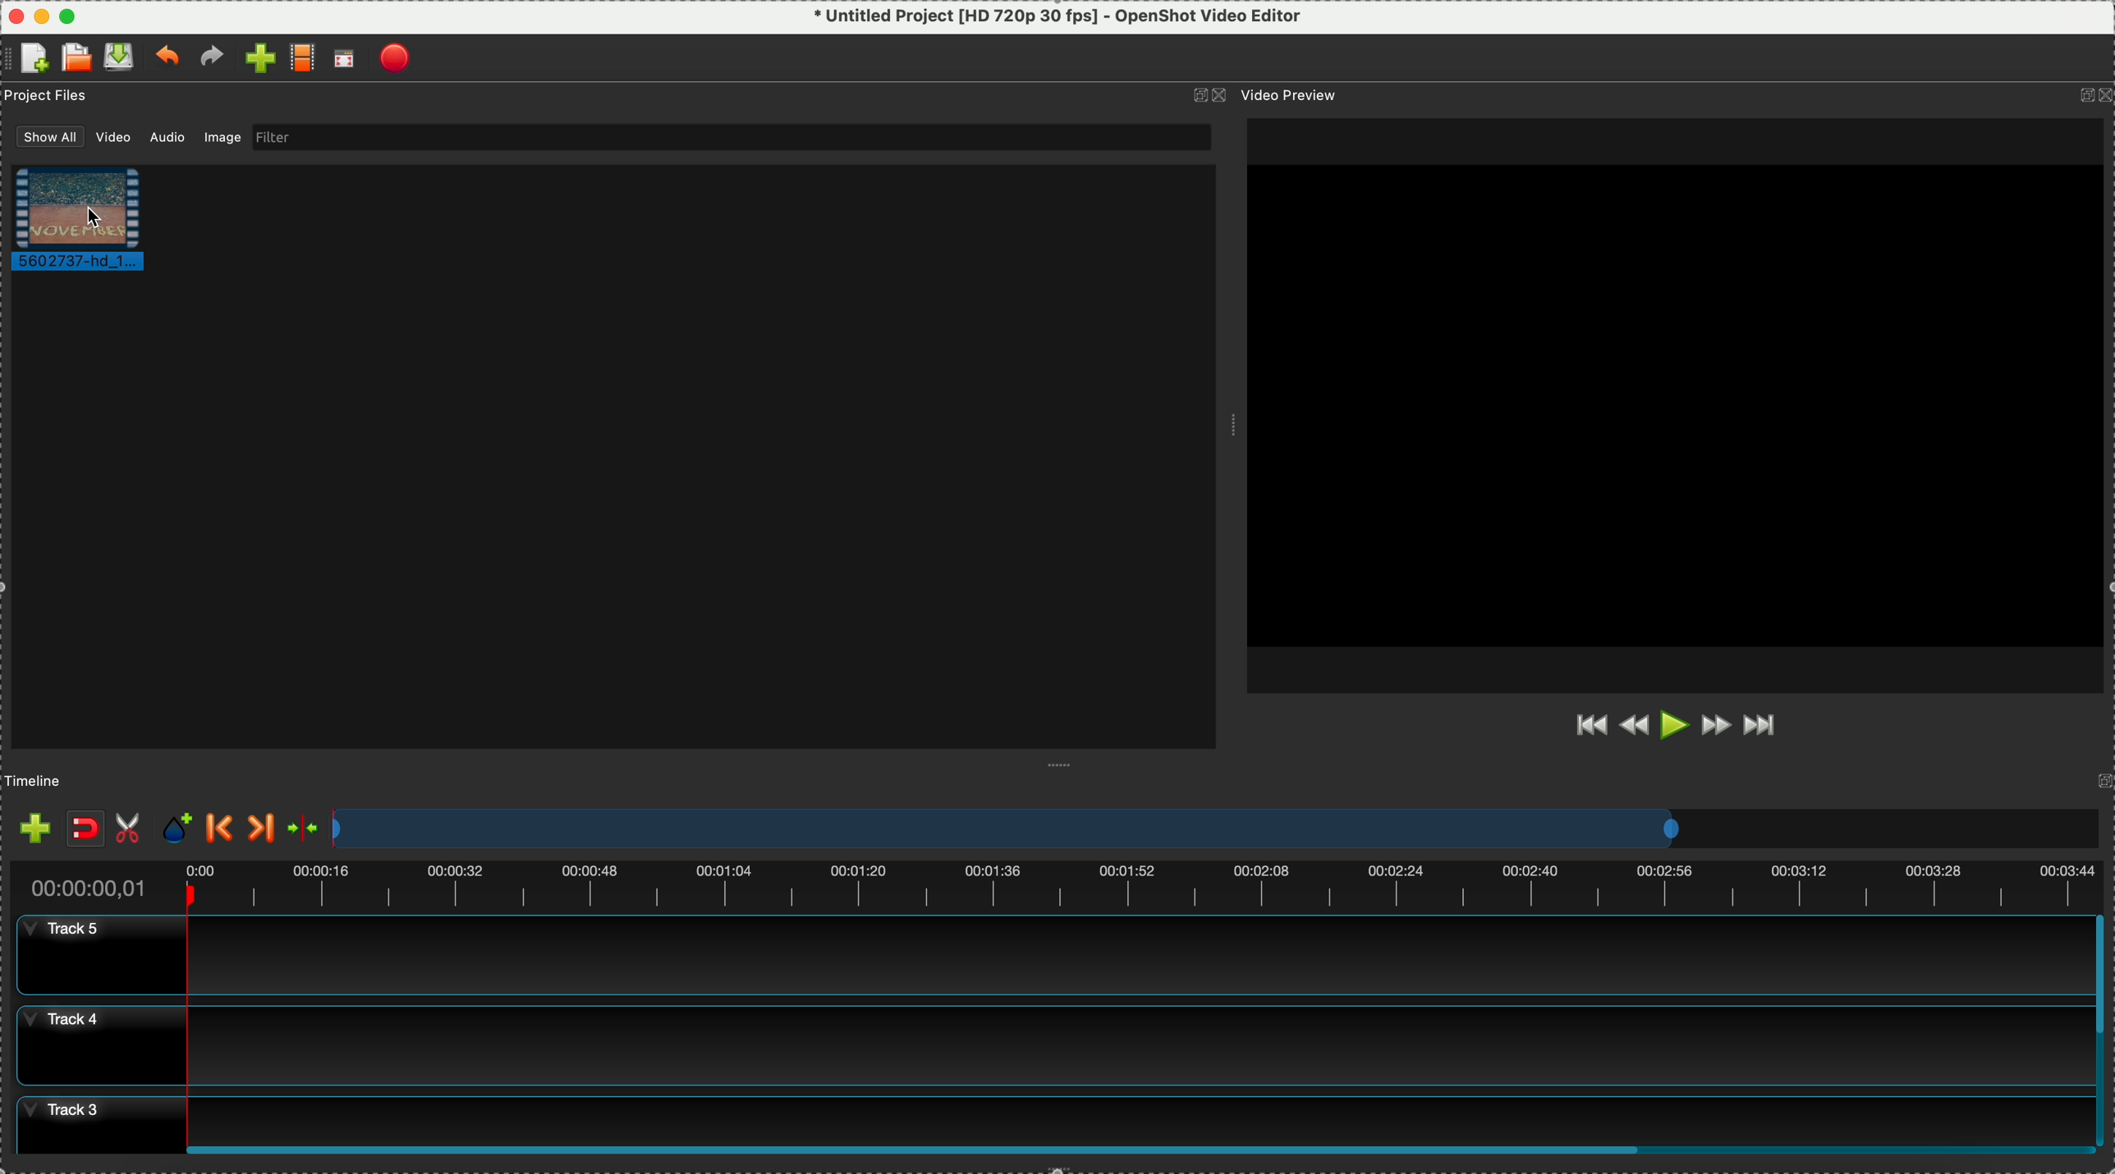 The height and width of the screenshot is (1174, 2115). What do you see at coordinates (163, 139) in the screenshot?
I see `audio` at bounding box center [163, 139].